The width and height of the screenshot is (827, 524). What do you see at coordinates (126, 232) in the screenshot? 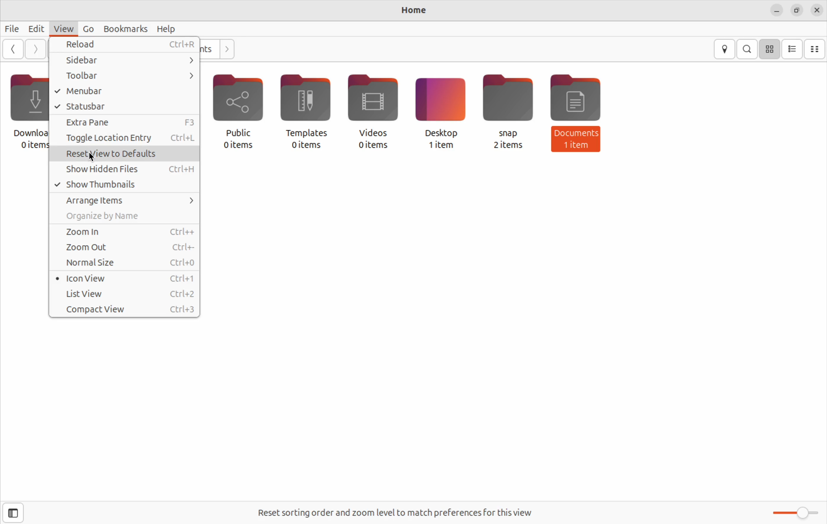
I see `Zoom In` at bounding box center [126, 232].